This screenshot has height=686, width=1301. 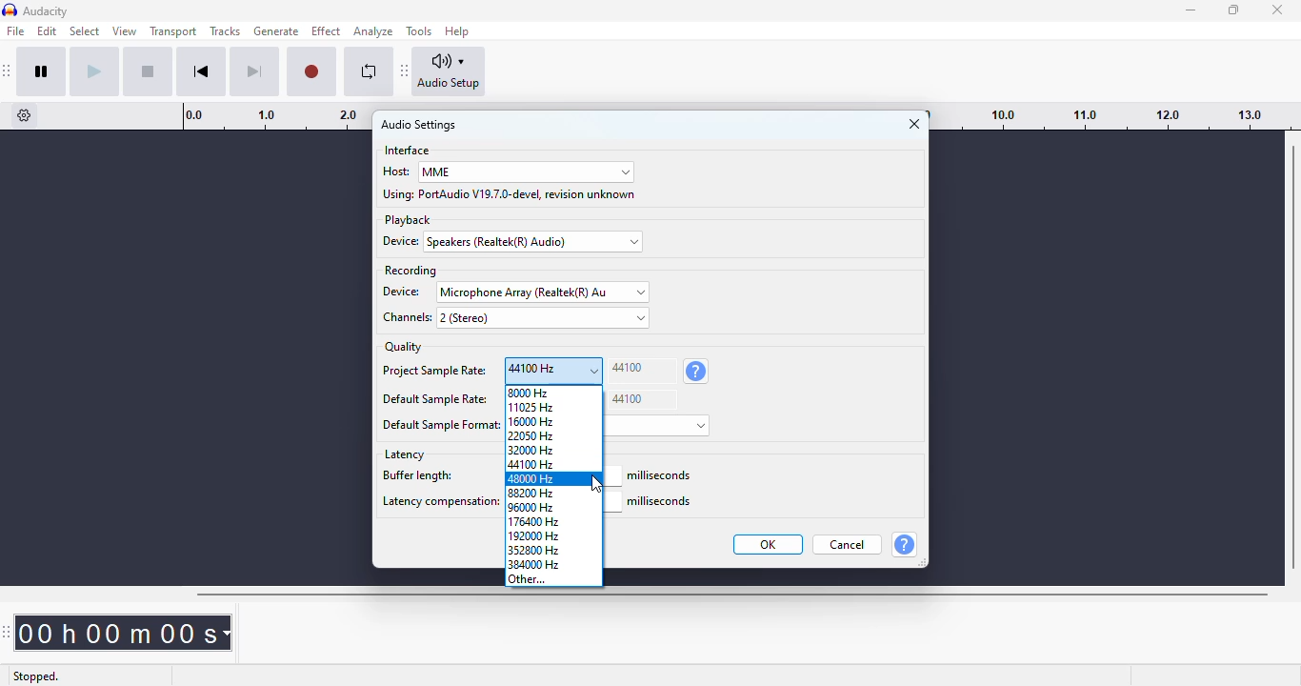 I want to click on cancel, so click(x=848, y=544).